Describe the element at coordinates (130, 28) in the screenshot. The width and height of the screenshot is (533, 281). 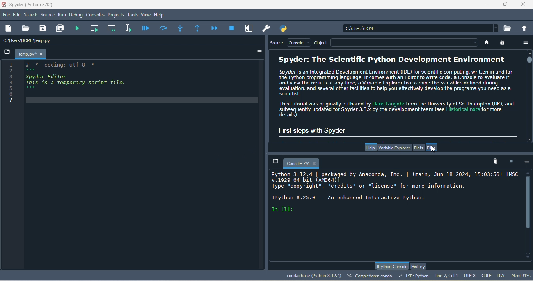
I see `current line` at that location.